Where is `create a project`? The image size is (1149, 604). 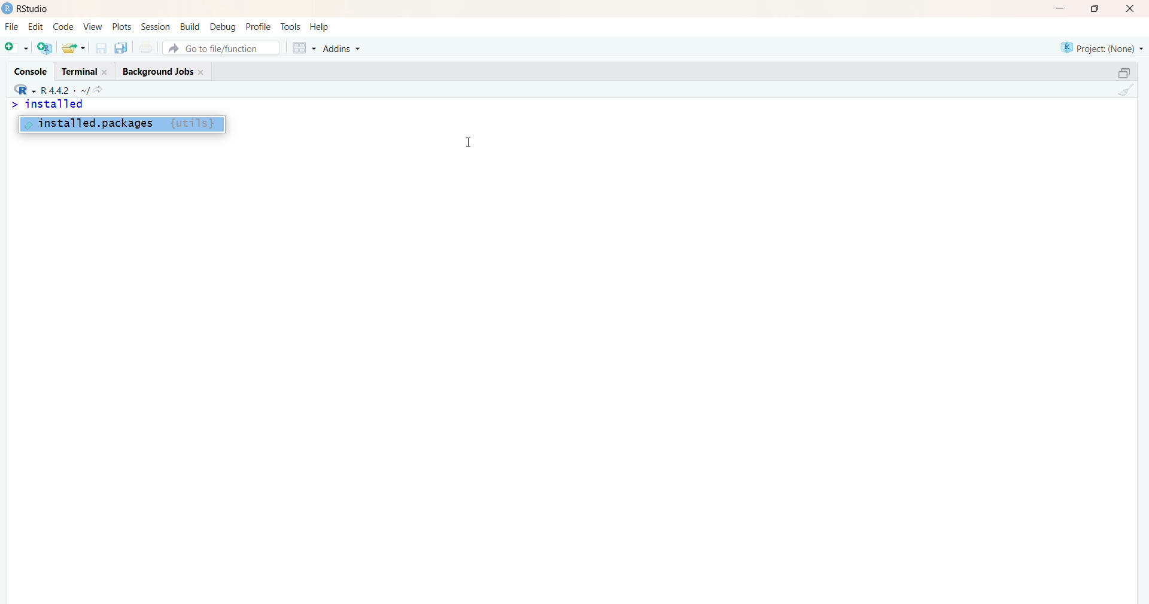
create a project is located at coordinates (44, 48).